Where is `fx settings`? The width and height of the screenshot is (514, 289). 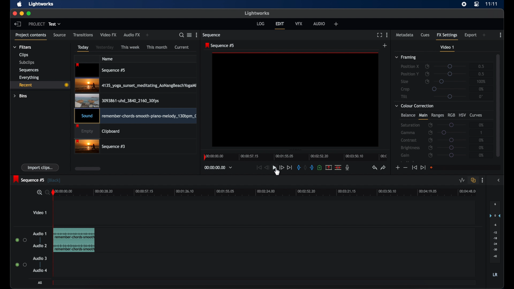 fx settings is located at coordinates (447, 36).